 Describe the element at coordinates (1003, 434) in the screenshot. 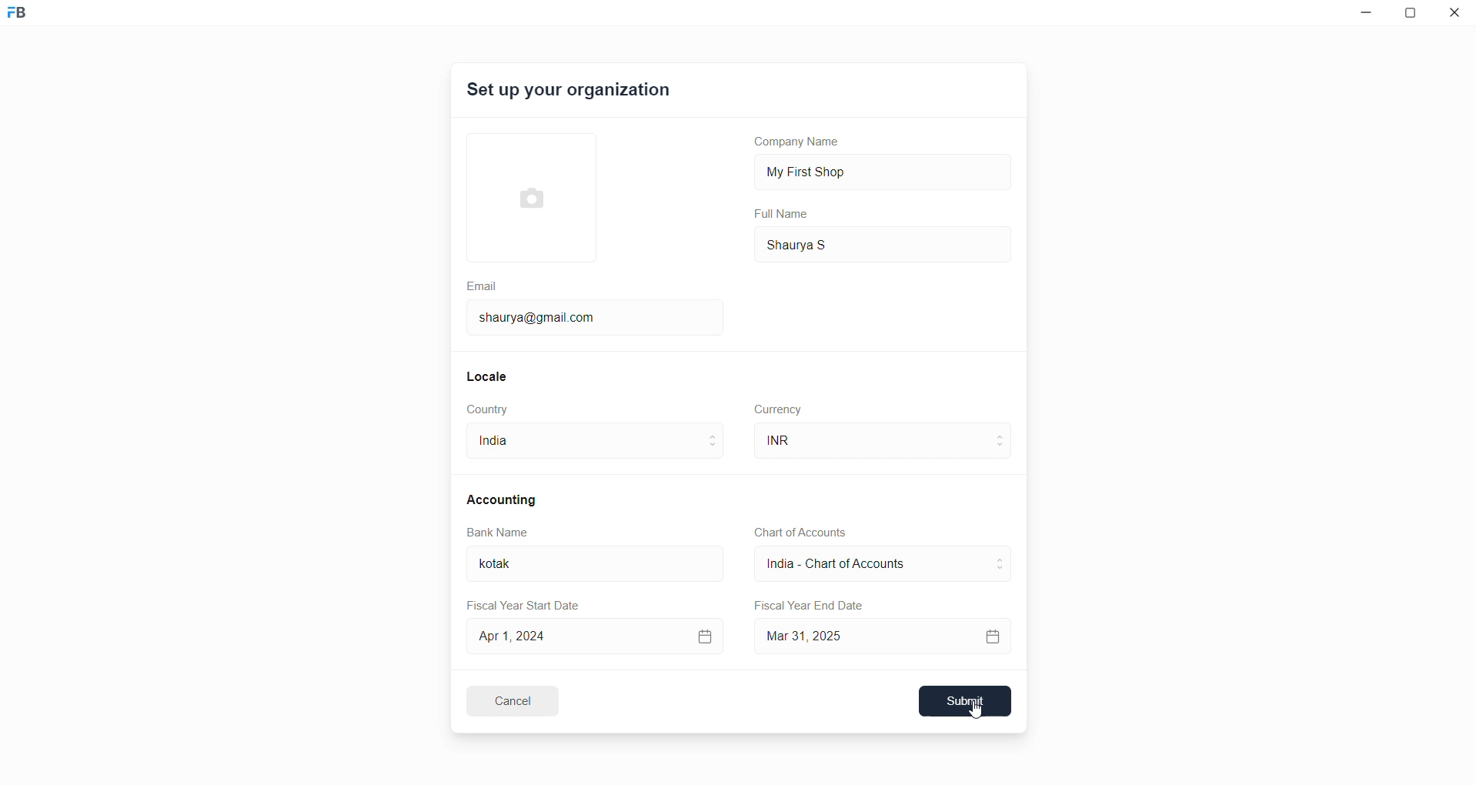

I see `move to above curreny` at that location.